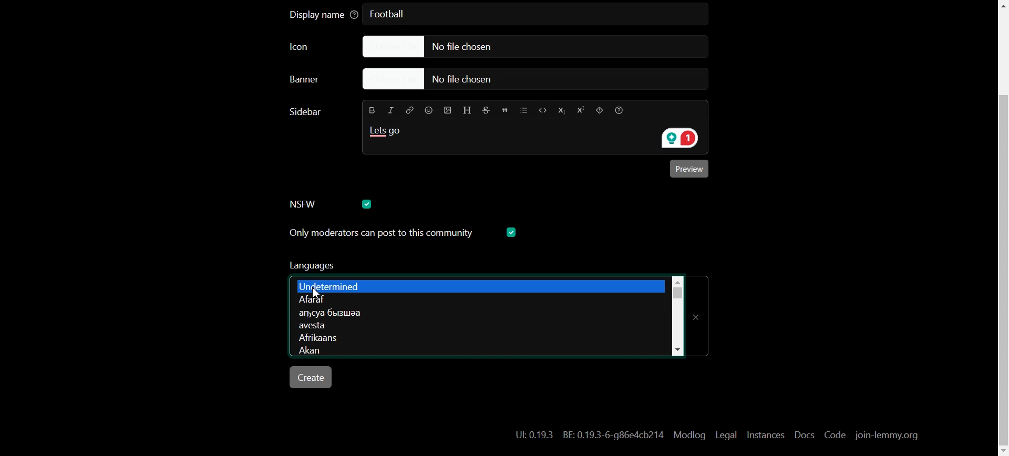 This screenshot has width=1009, height=456. Describe the element at coordinates (317, 82) in the screenshot. I see `Choose Banner` at that location.